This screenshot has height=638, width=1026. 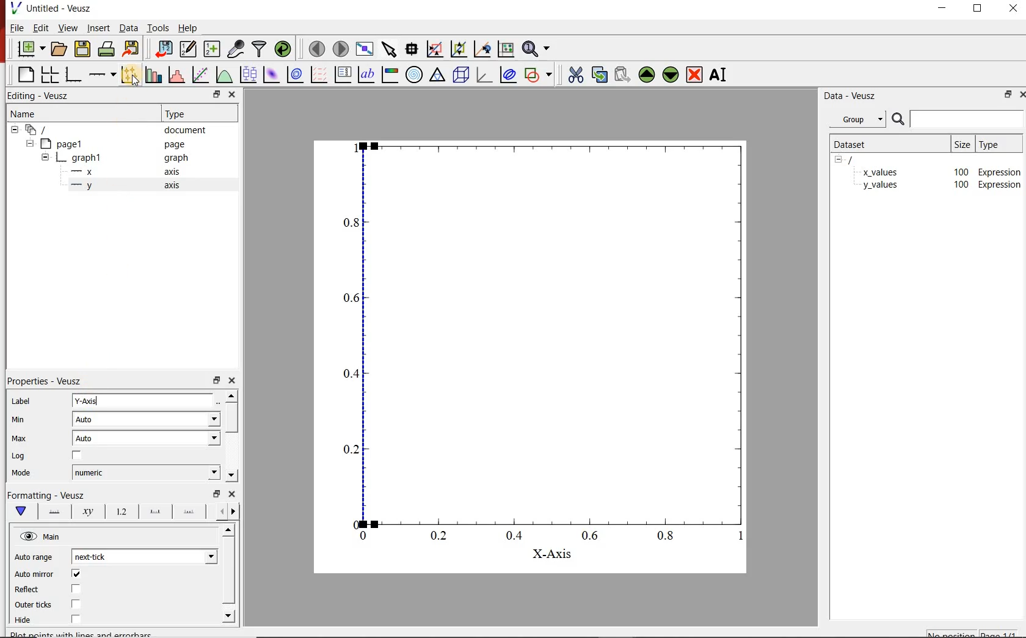 I want to click on plot covariance ellipse, so click(x=507, y=75).